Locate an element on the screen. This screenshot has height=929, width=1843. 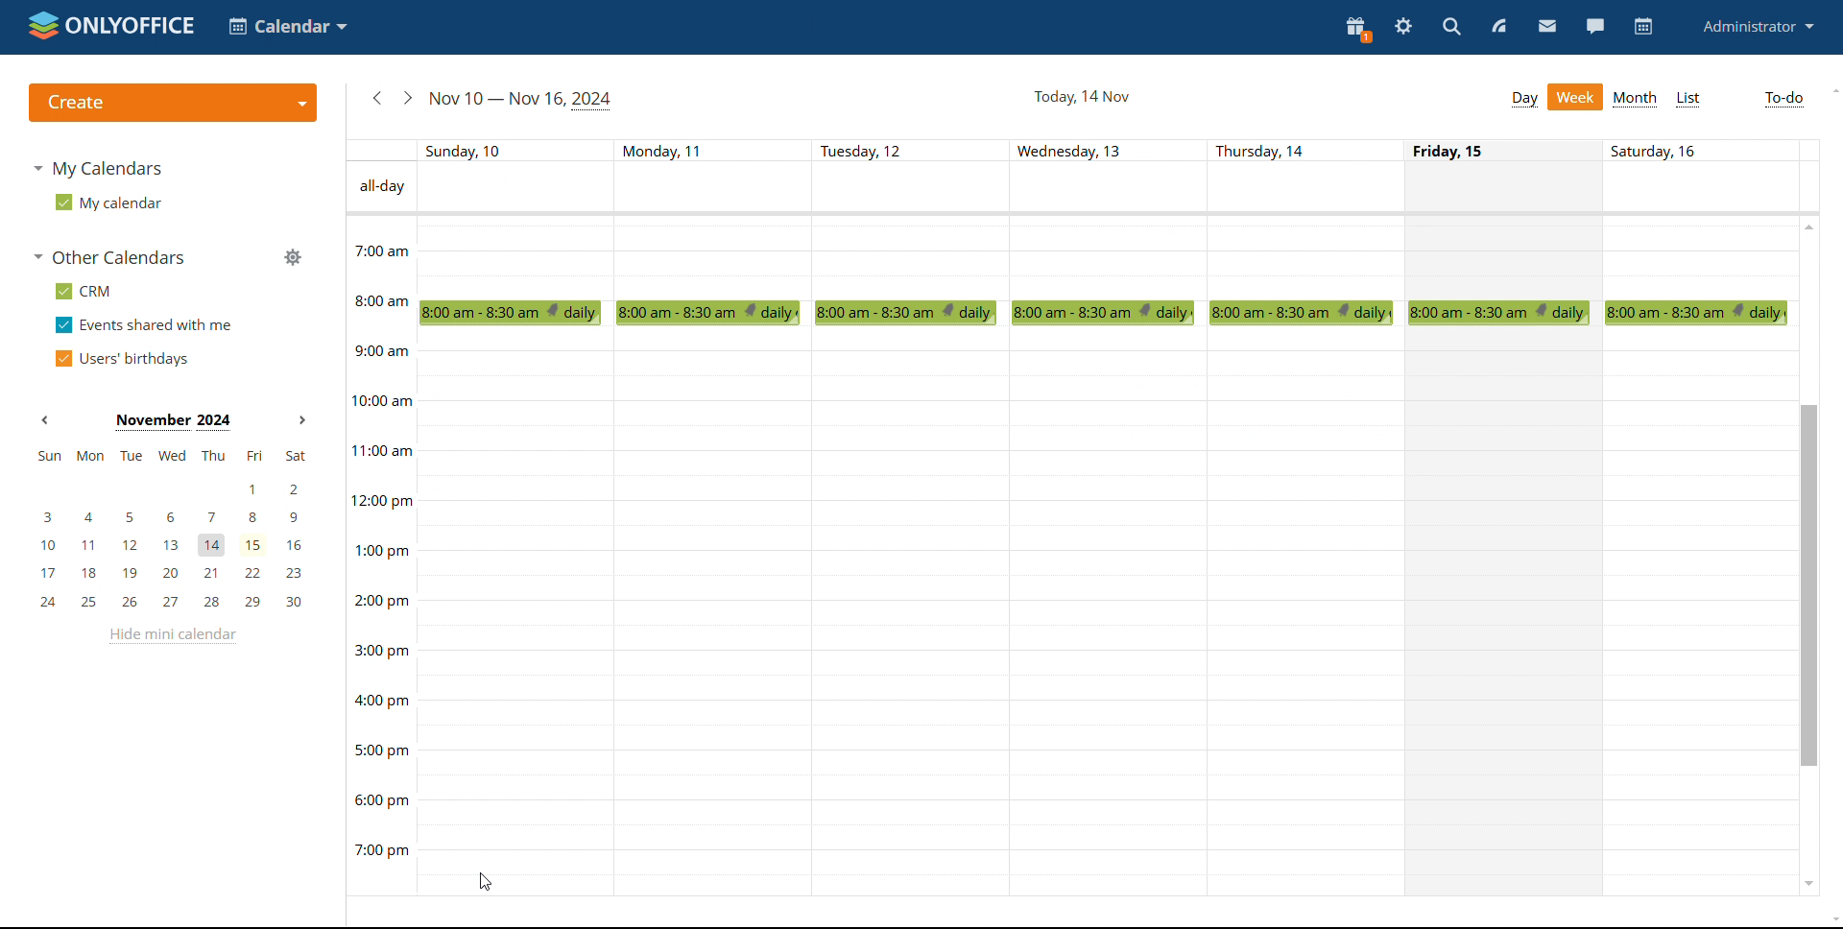
hide mini calendar is located at coordinates (170, 636).